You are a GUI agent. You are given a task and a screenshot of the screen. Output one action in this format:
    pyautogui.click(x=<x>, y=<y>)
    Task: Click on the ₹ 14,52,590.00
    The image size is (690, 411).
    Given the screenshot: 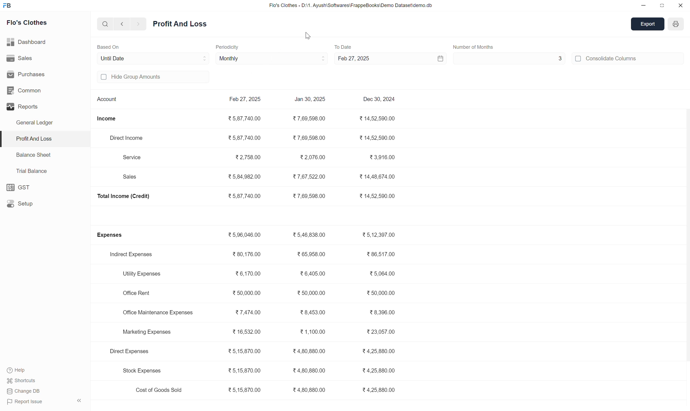 What is the action you would take?
    pyautogui.click(x=382, y=196)
    